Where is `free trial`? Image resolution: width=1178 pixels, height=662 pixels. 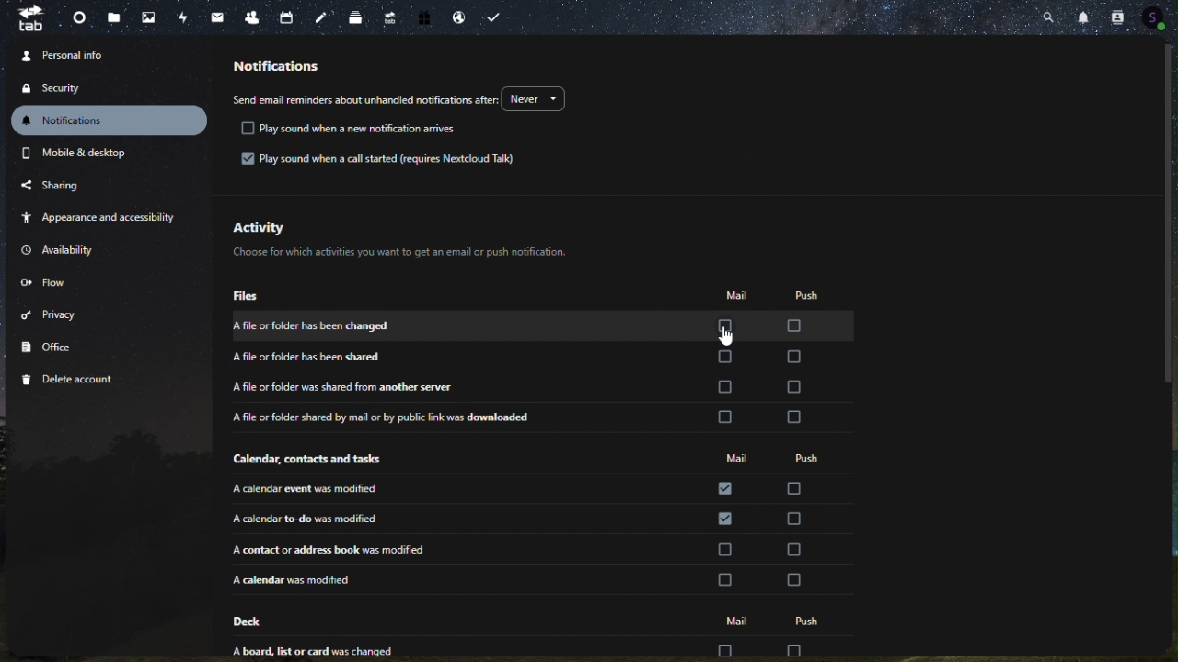 free trial is located at coordinates (424, 17).